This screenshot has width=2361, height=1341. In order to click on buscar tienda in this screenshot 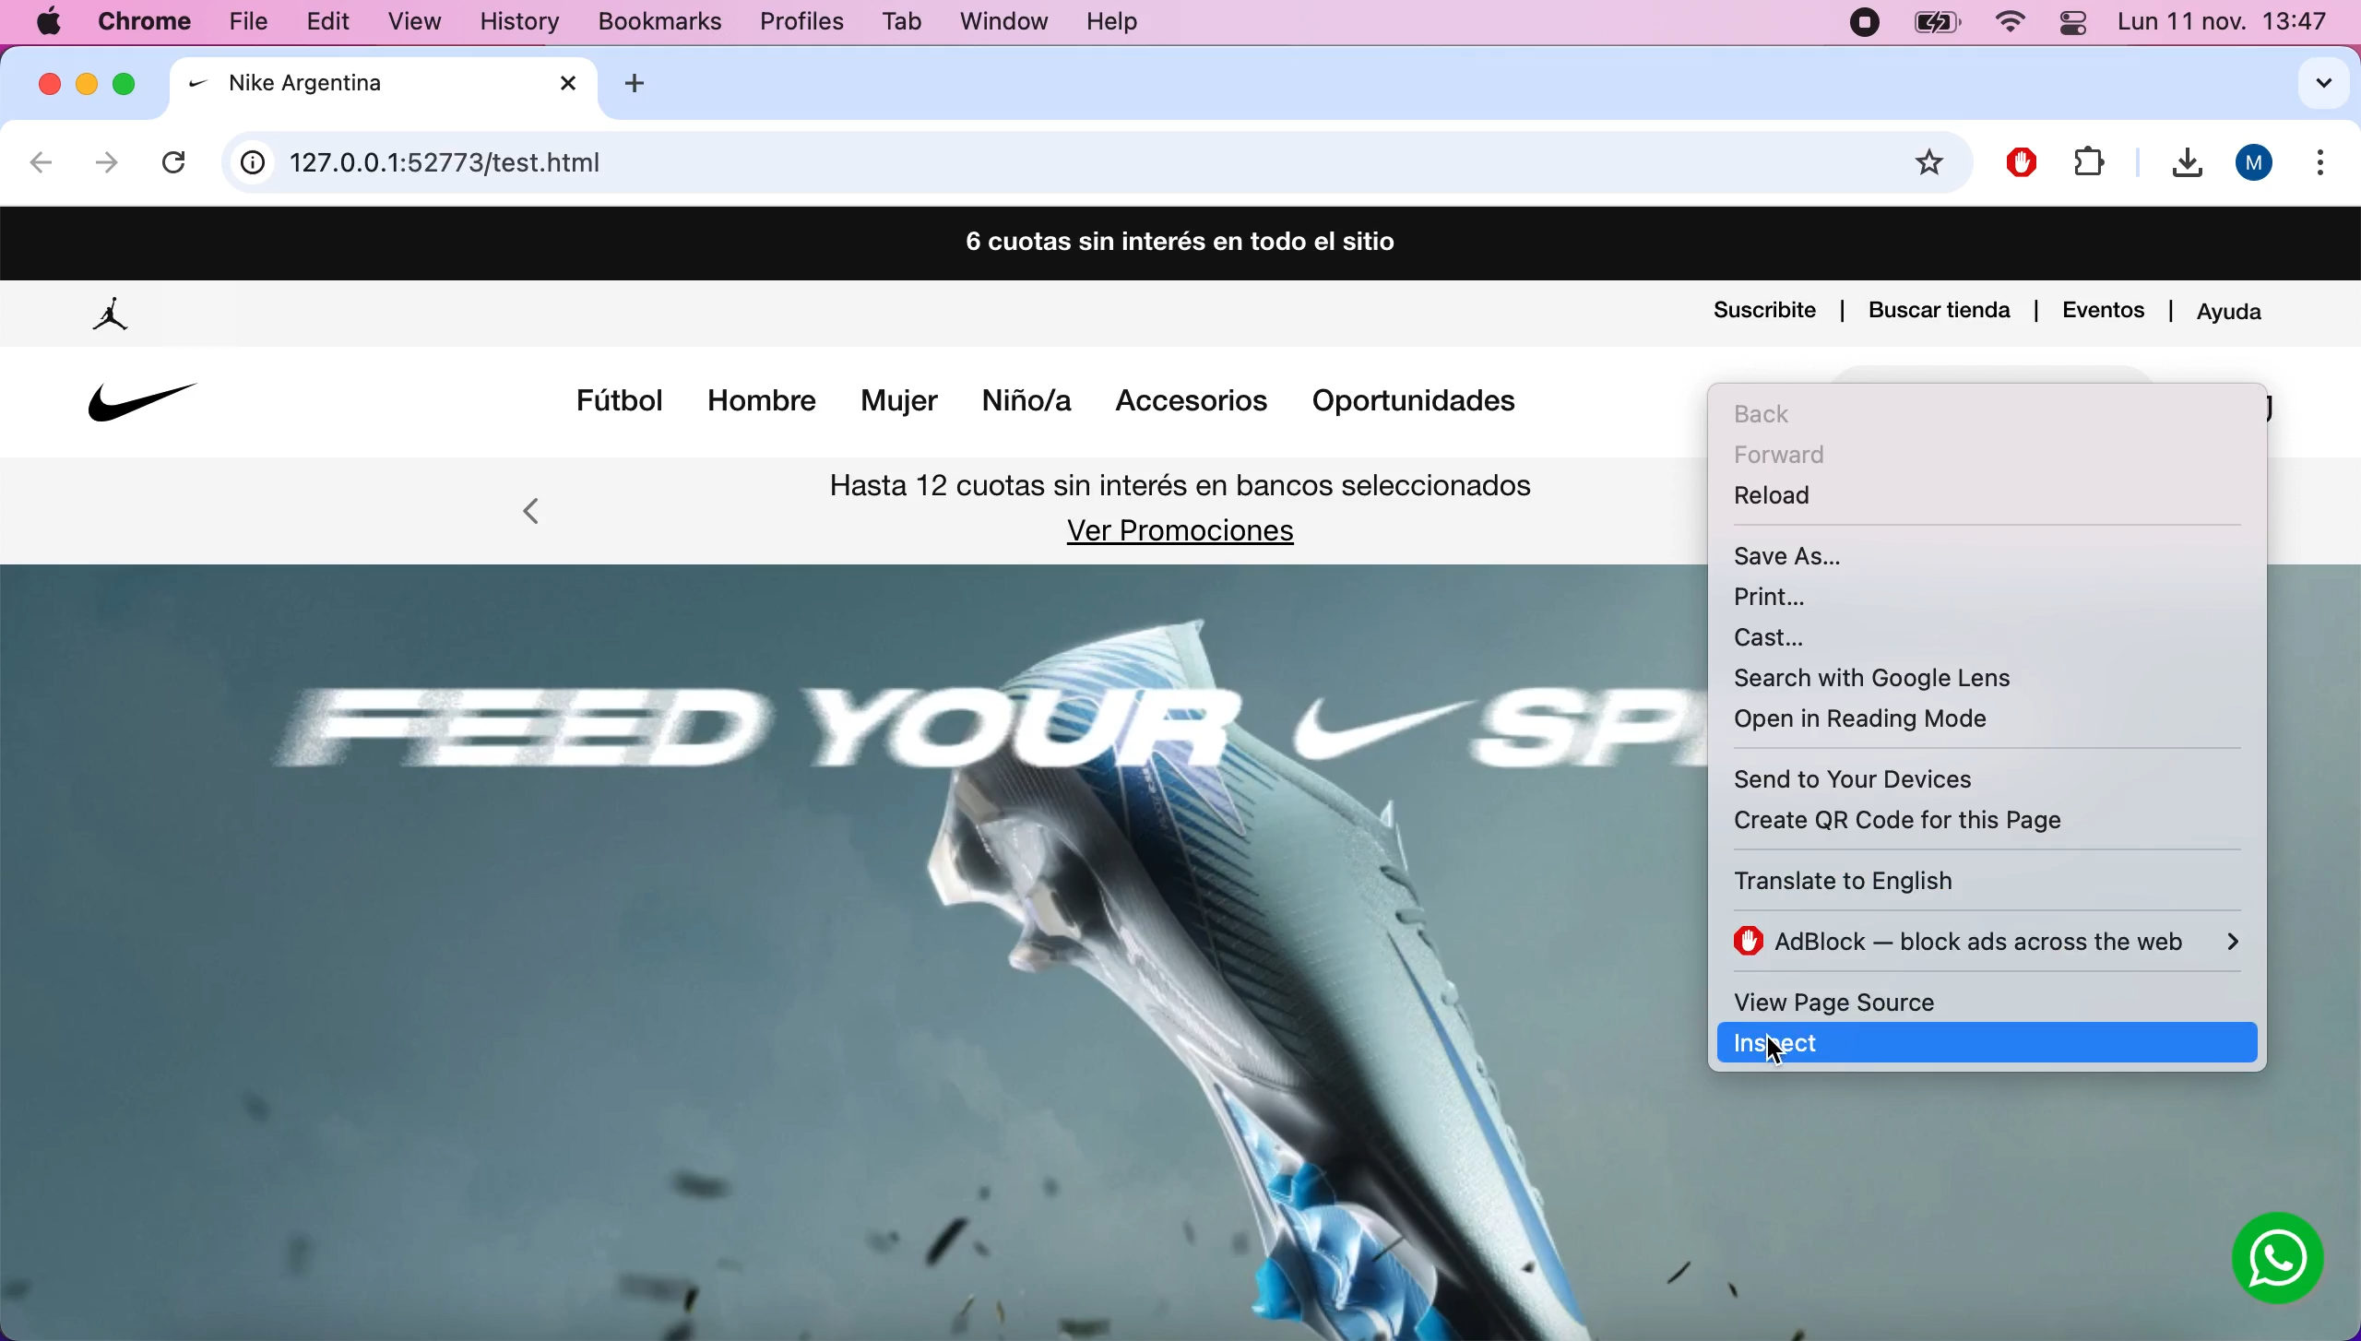, I will do `click(1940, 307)`.